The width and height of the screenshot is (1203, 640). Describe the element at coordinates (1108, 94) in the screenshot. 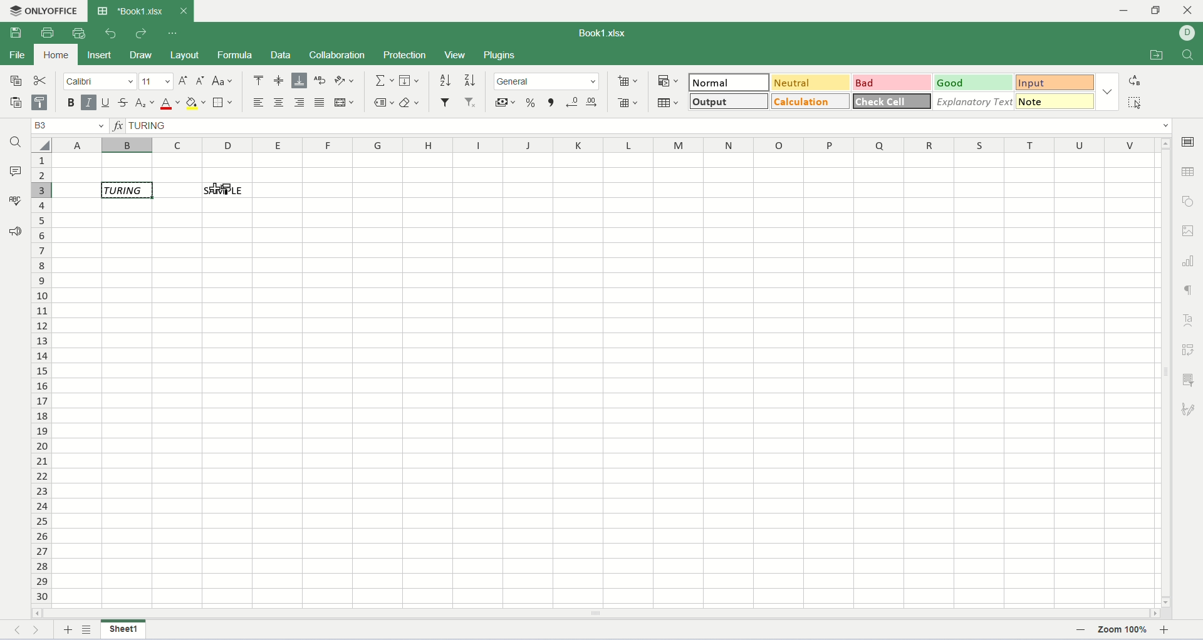

I see `format options` at that location.